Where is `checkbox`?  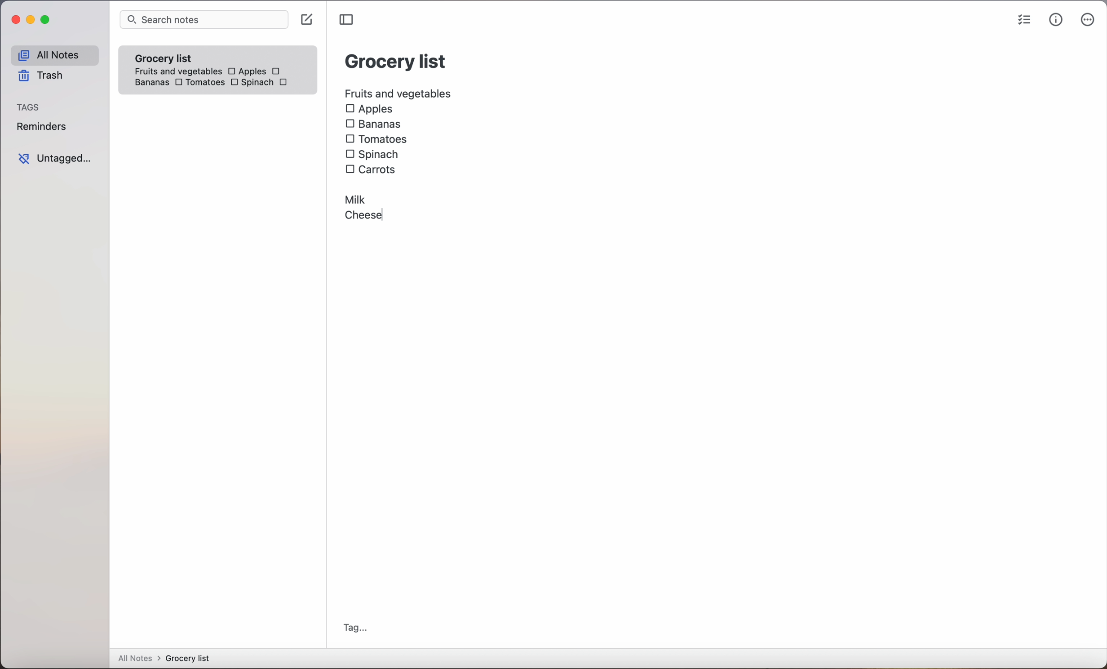 checkbox is located at coordinates (278, 71).